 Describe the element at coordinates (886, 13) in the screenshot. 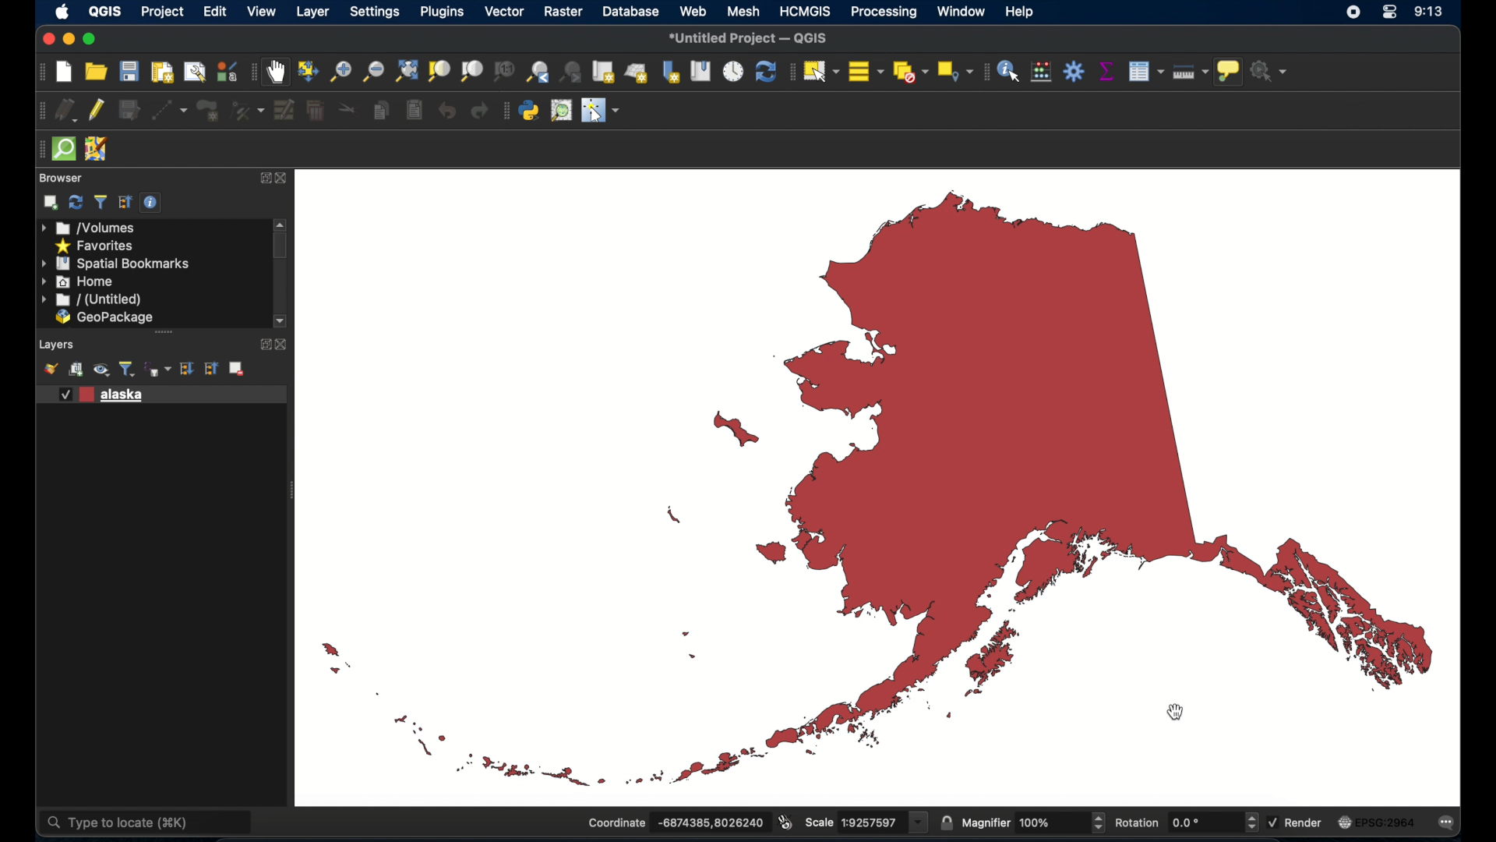

I see `processing` at that location.